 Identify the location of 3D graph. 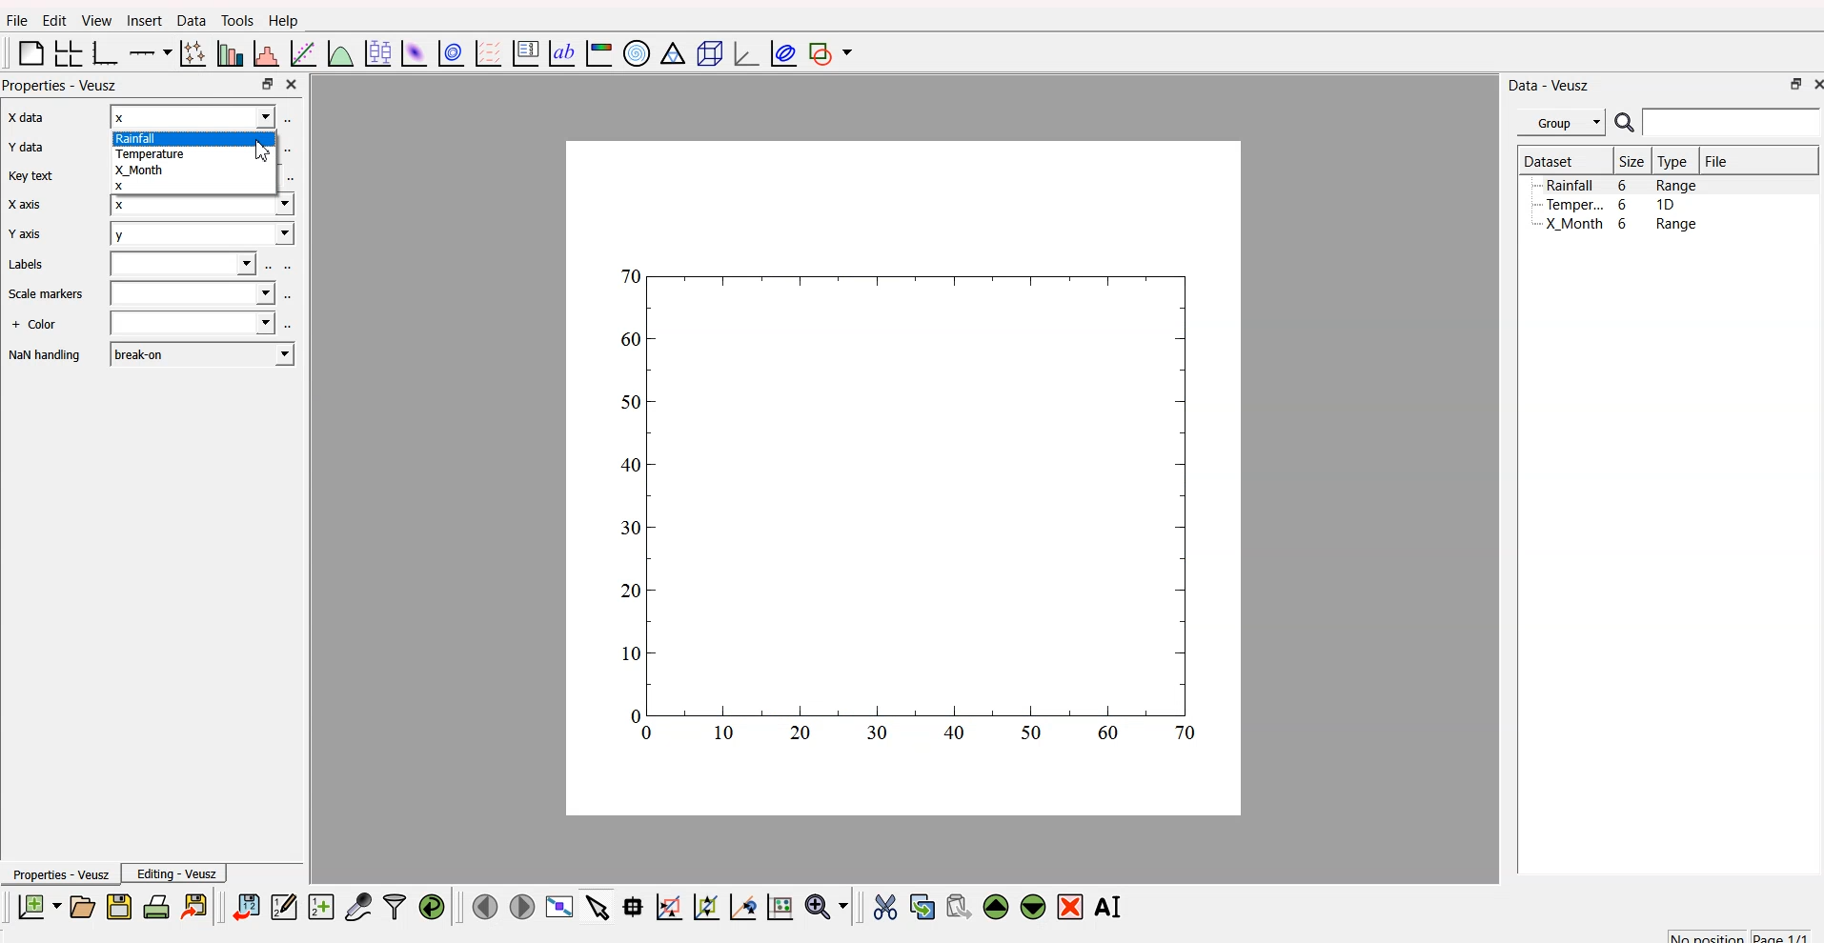
(740, 52).